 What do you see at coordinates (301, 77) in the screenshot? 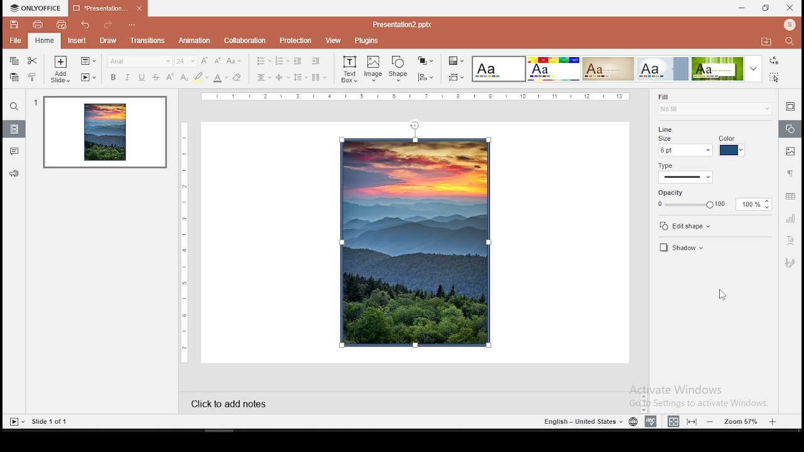
I see `spacing` at bounding box center [301, 77].